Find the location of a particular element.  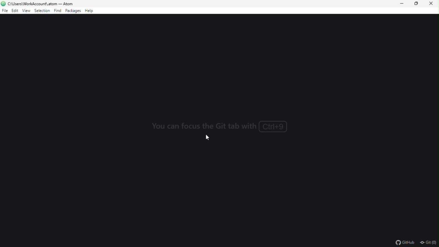

minimize is located at coordinates (402, 4).